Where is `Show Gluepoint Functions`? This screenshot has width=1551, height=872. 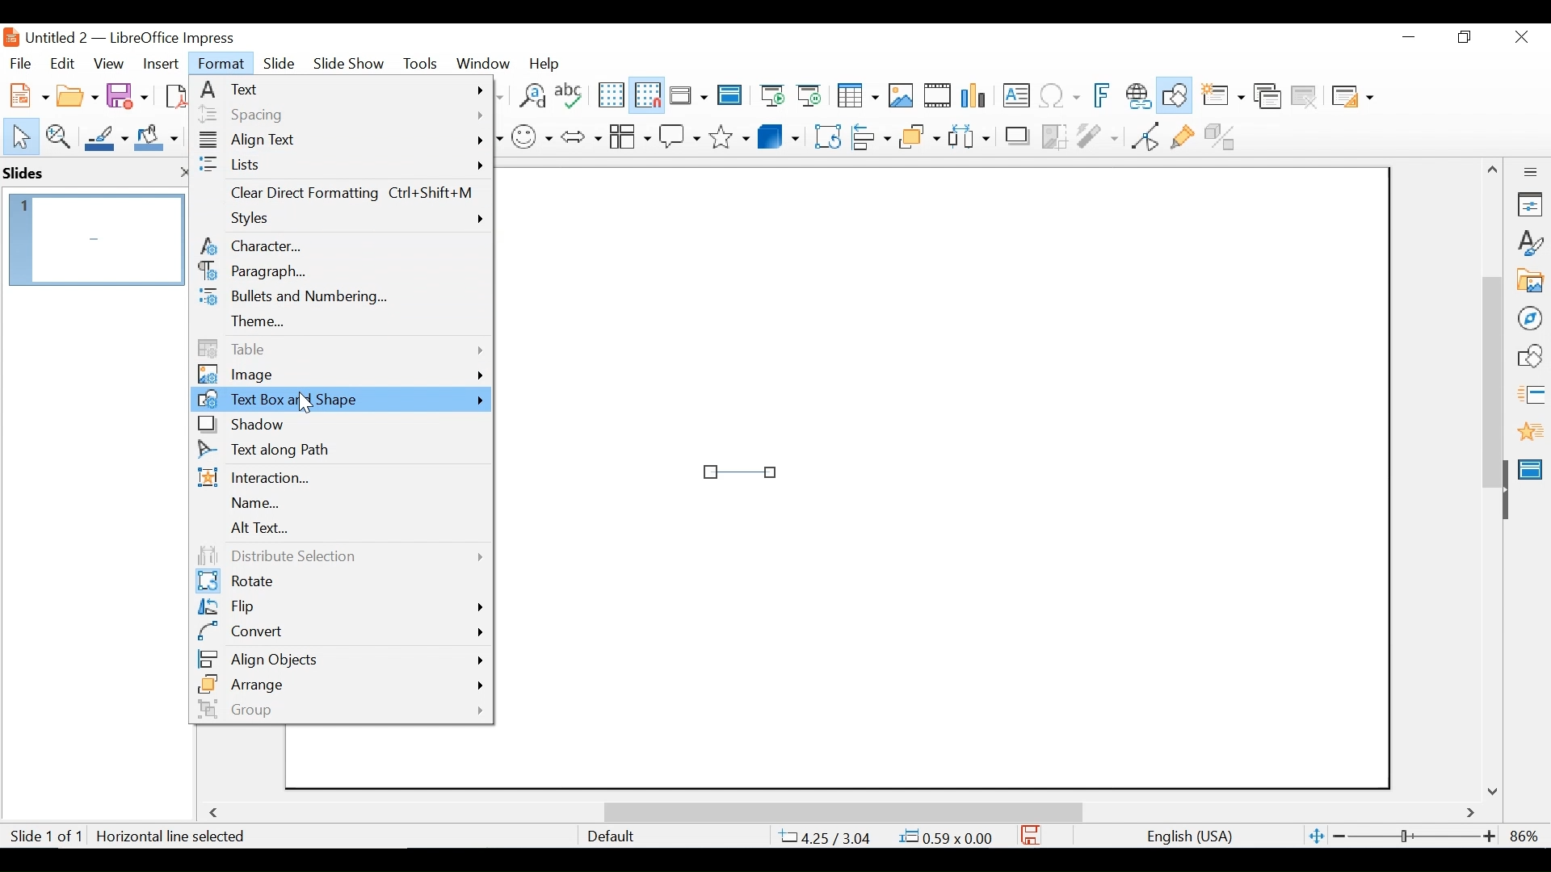 Show Gluepoint Functions is located at coordinates (1182, 135).